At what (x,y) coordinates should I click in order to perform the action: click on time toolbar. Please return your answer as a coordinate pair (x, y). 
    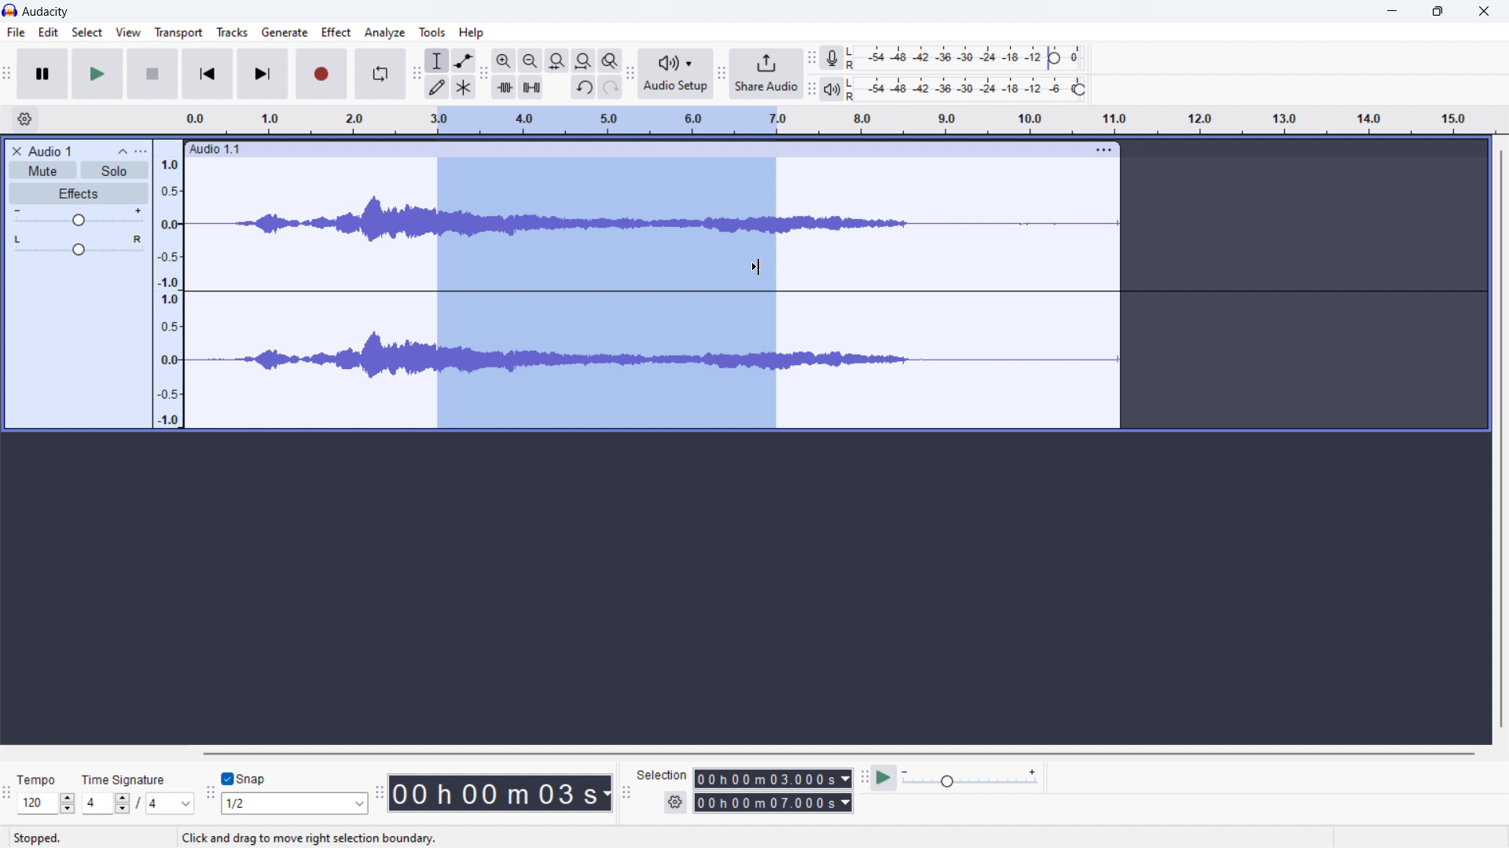
    Looking at the image, I should click on (380, 798).